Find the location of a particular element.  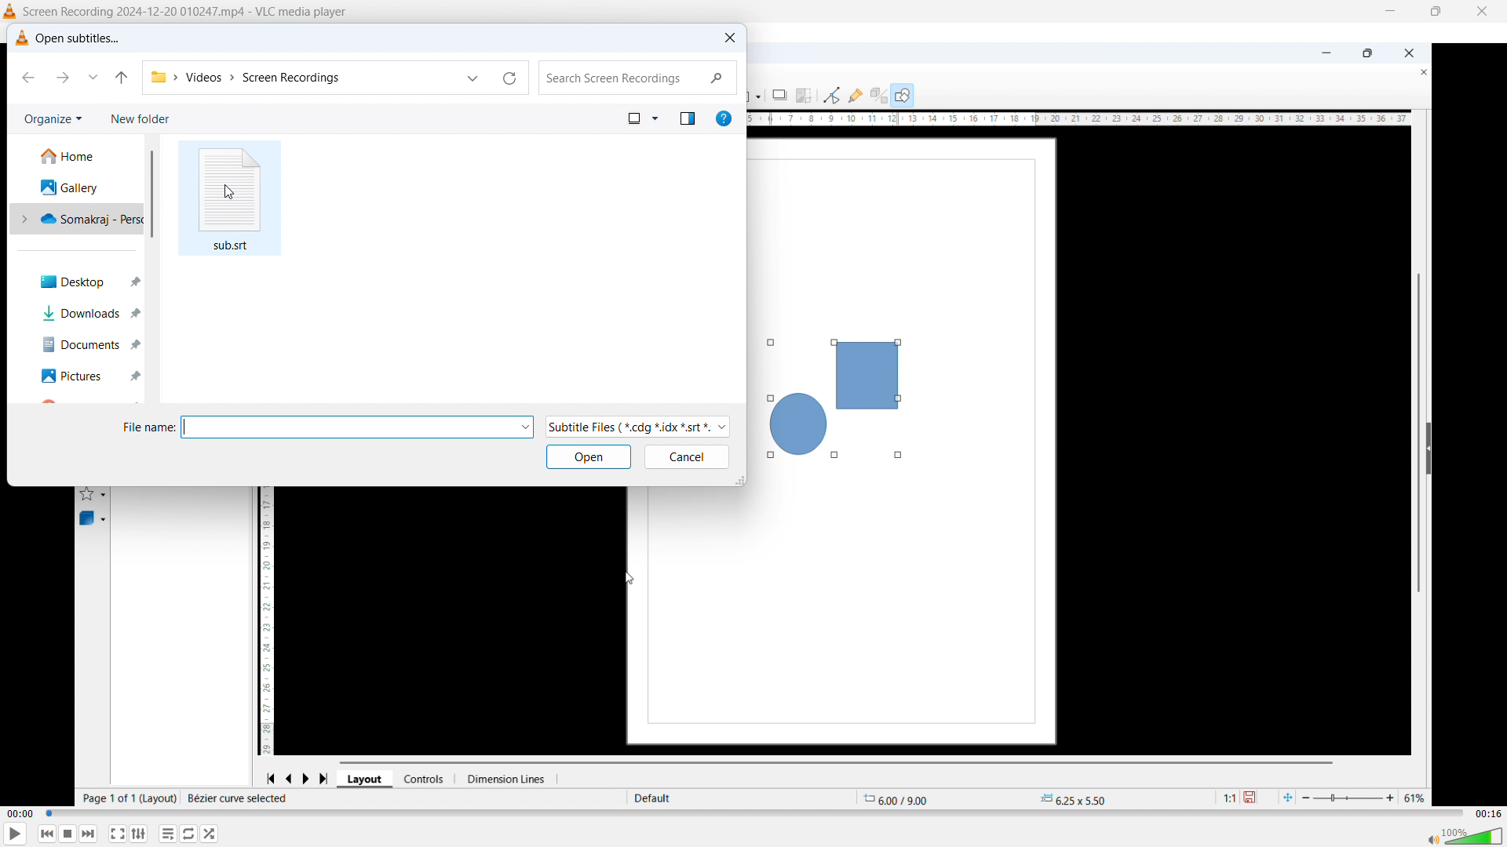

Play  is located at coordinates (16, 834).